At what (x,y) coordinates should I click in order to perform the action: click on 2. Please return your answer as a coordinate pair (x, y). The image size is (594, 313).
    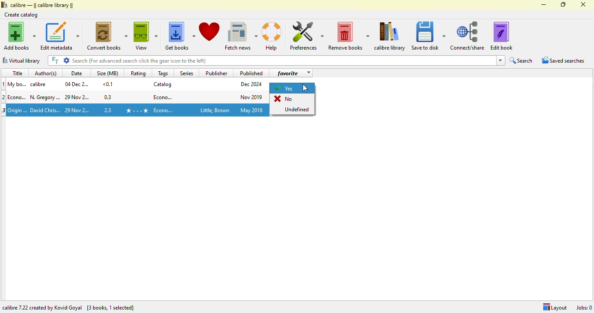
    Looking at the image, I should click on (4, 97).